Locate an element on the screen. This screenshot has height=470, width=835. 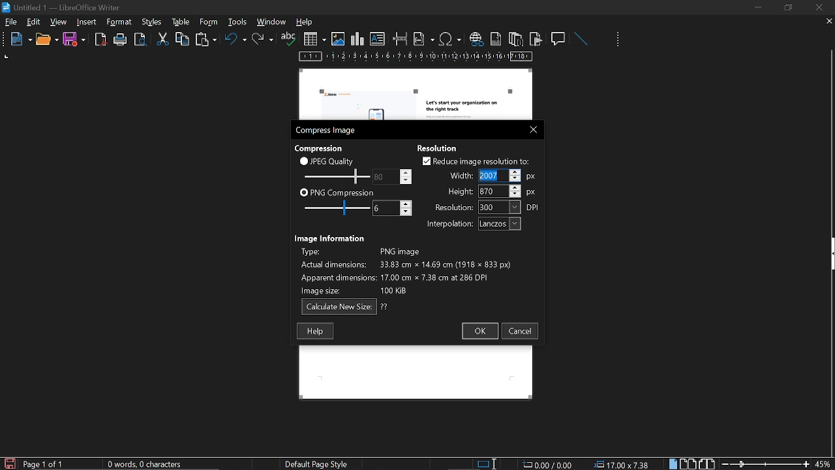
format is located at coordinates (151, 21).